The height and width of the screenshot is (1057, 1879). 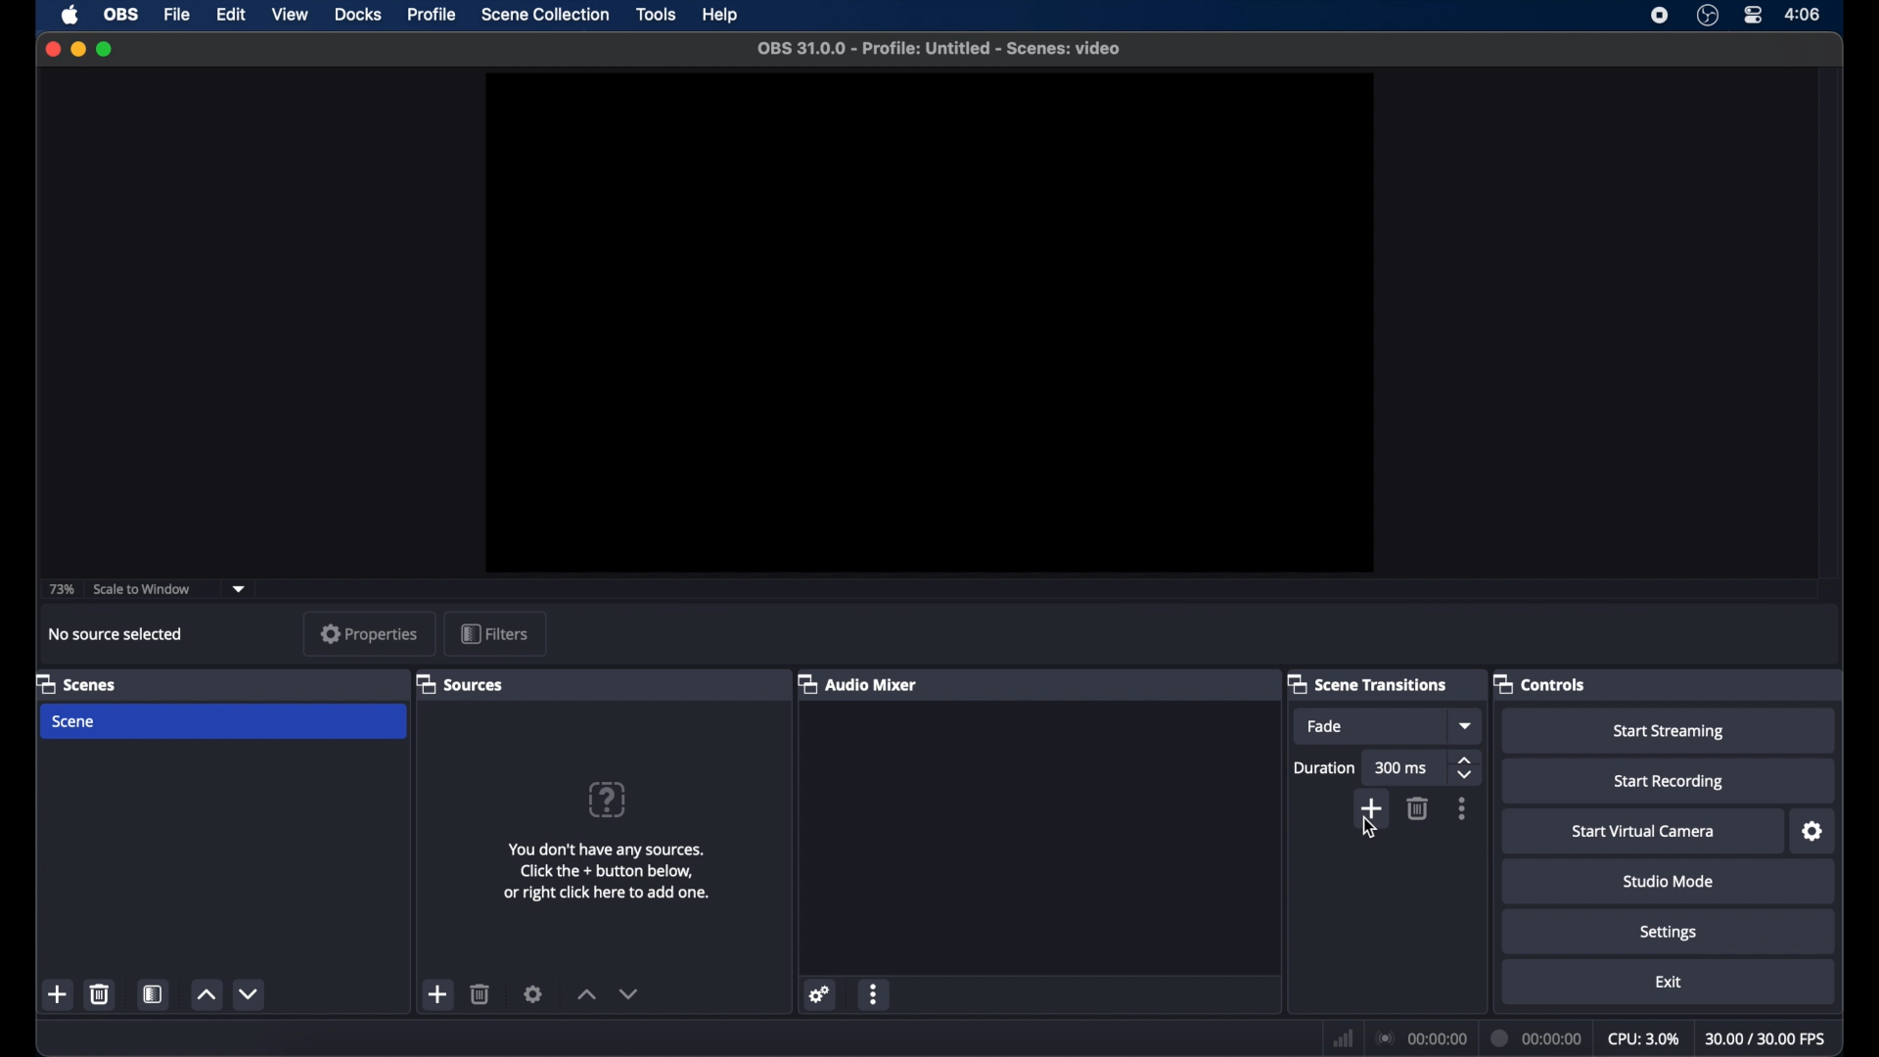 What do you see at coordinates (930, 323) in the screenshot?
I see `preview` at bounding box center [930, 323].